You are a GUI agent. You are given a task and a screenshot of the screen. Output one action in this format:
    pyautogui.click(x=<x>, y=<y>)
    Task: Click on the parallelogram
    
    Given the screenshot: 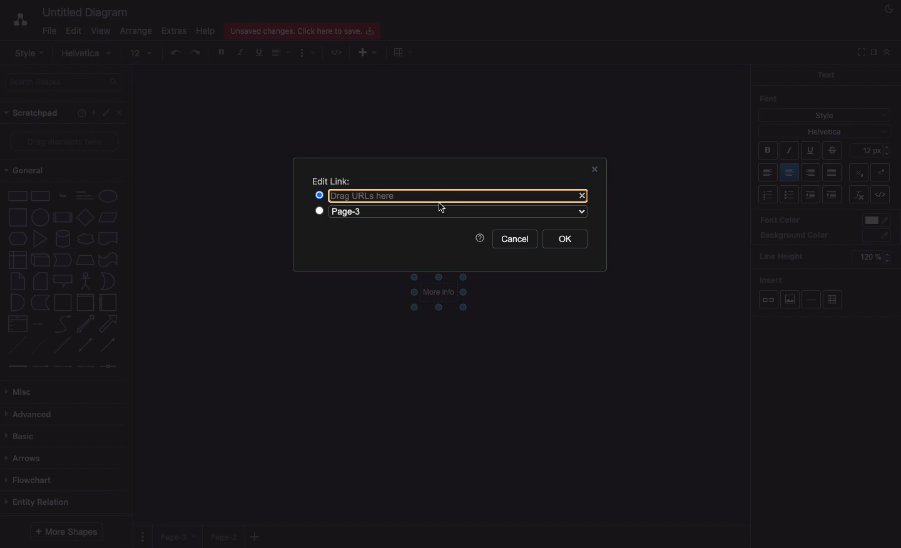 What is the action you would take?
    pyautogui.click(x=108, y=217)
    